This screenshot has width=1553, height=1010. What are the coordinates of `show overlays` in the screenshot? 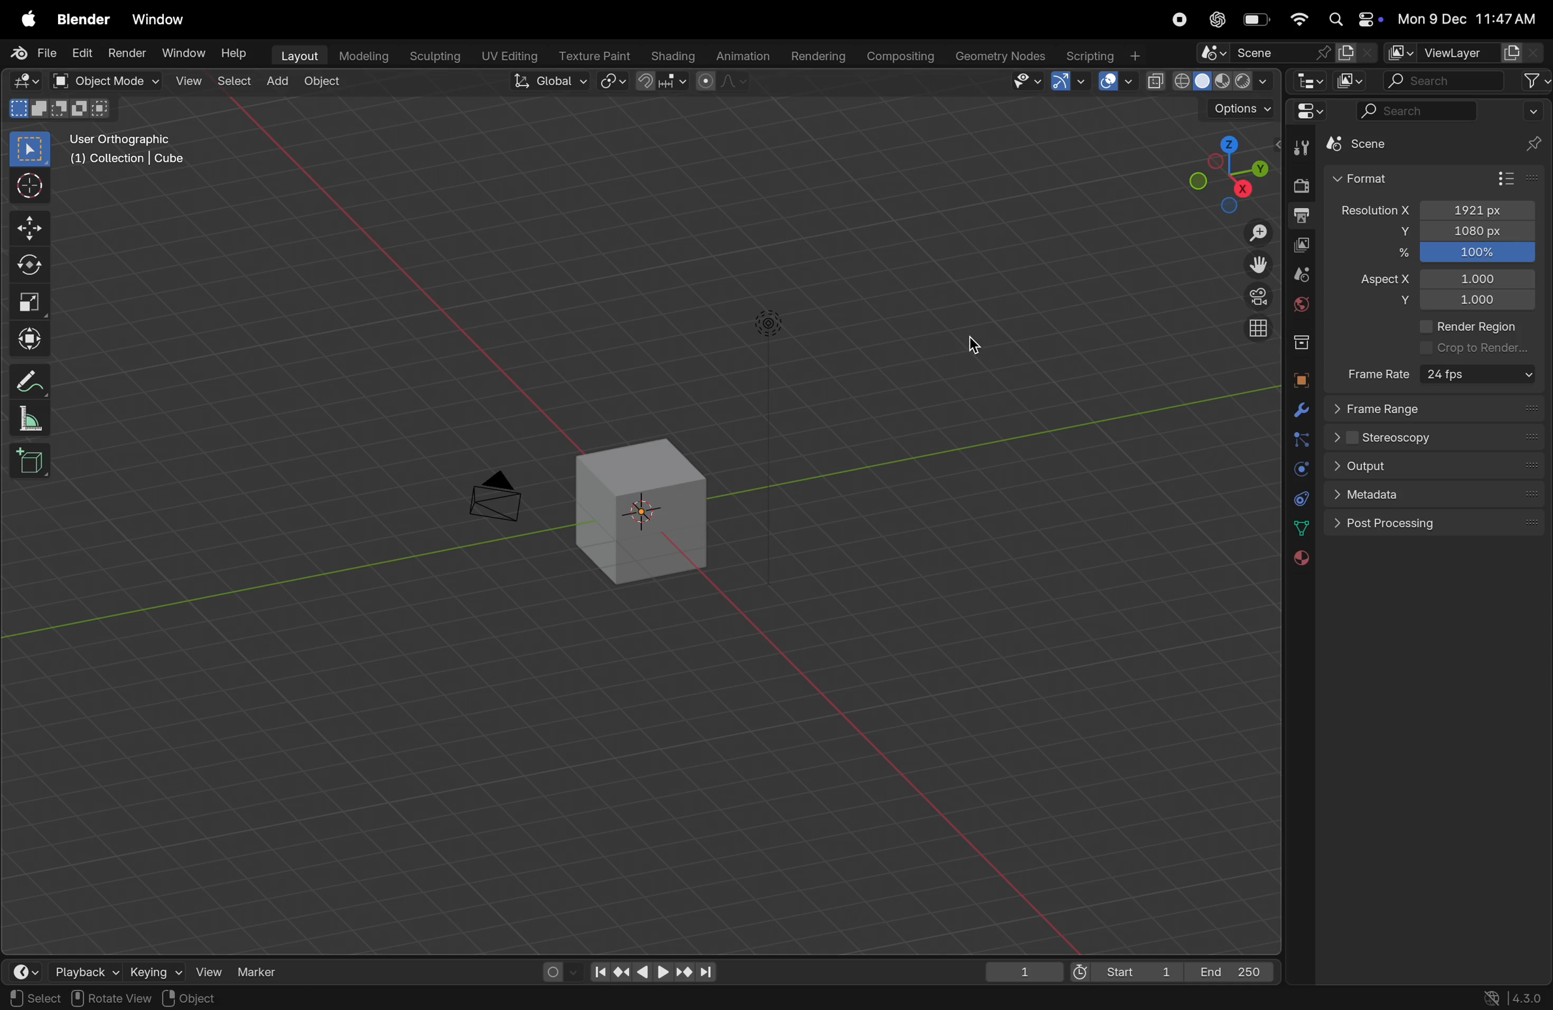 It's located at (1110, 83).